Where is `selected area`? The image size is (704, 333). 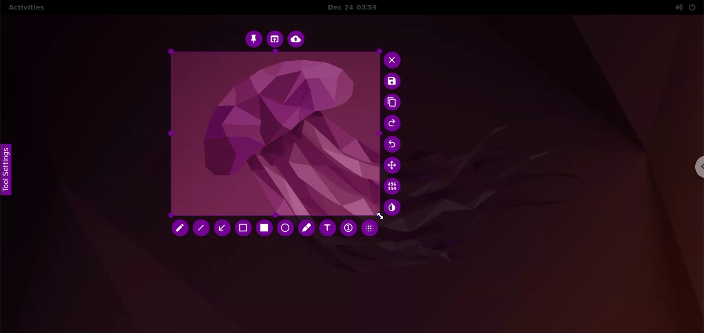 selected area is located at coordinates (276, 134).